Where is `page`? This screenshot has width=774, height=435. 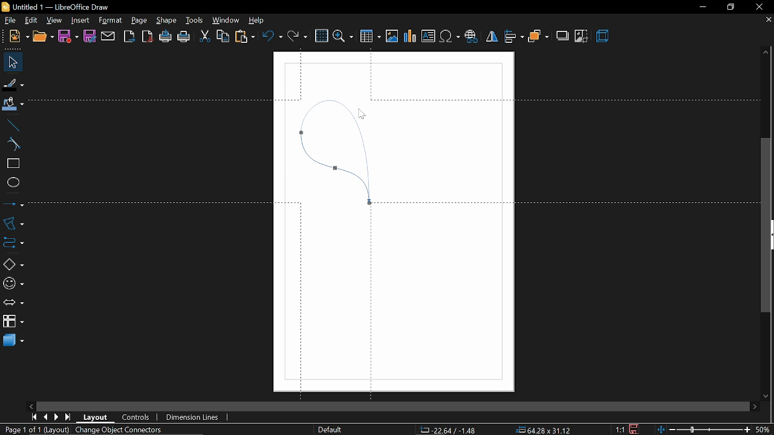
page is located at coordinates (139, 19).